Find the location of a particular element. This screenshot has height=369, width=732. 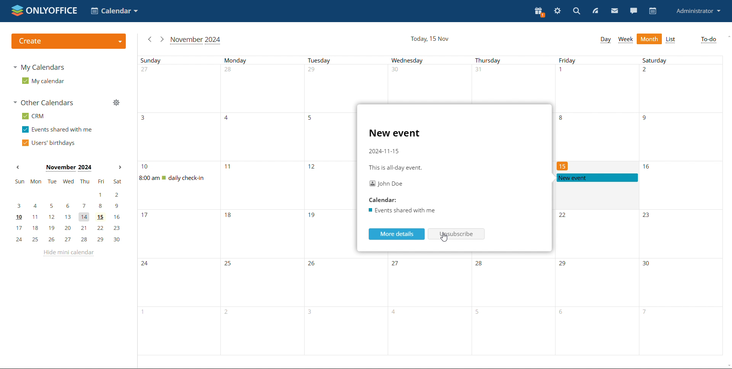

week view is located at coordinates (625, 40).